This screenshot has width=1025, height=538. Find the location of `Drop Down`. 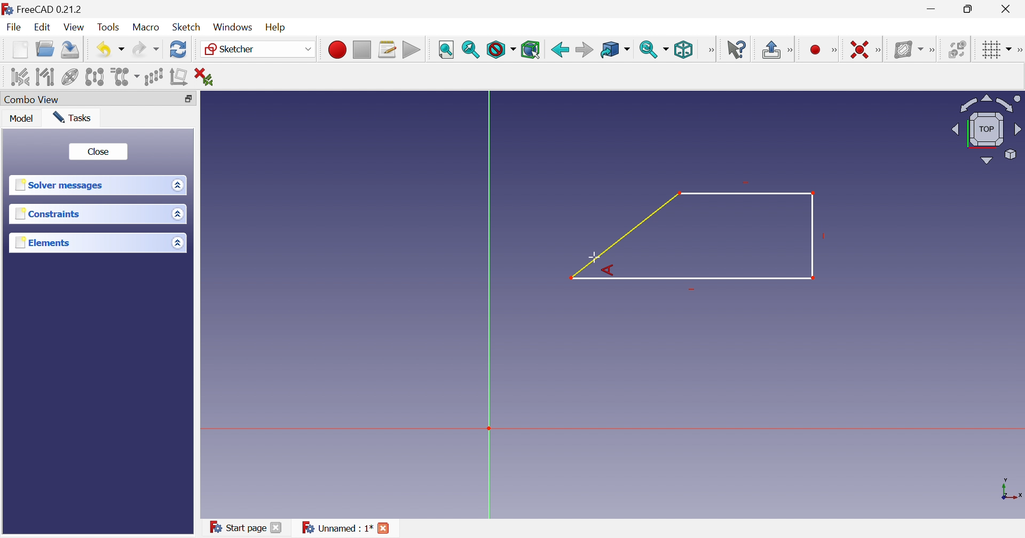

Drop Down is located at coordinates (668, 49).